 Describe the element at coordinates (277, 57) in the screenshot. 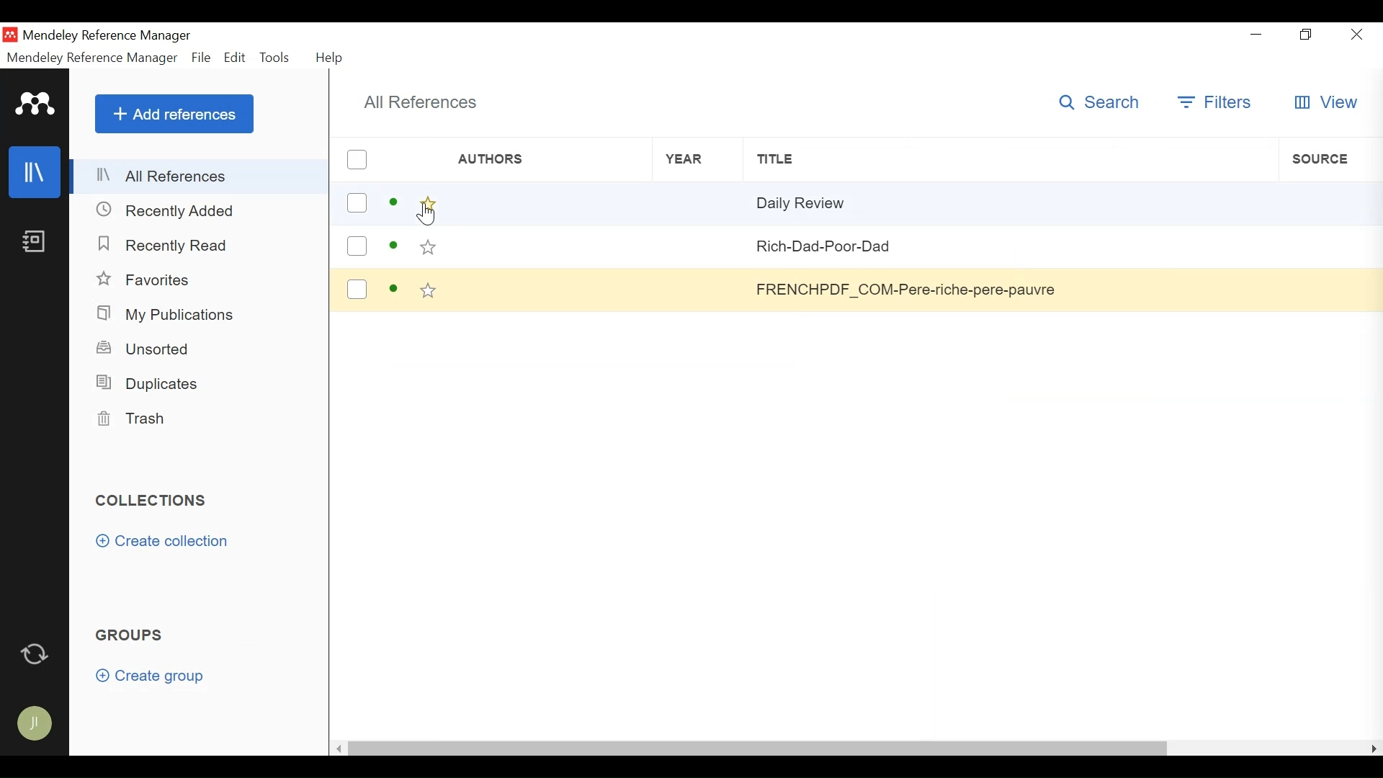

I see `Tools` at that location.